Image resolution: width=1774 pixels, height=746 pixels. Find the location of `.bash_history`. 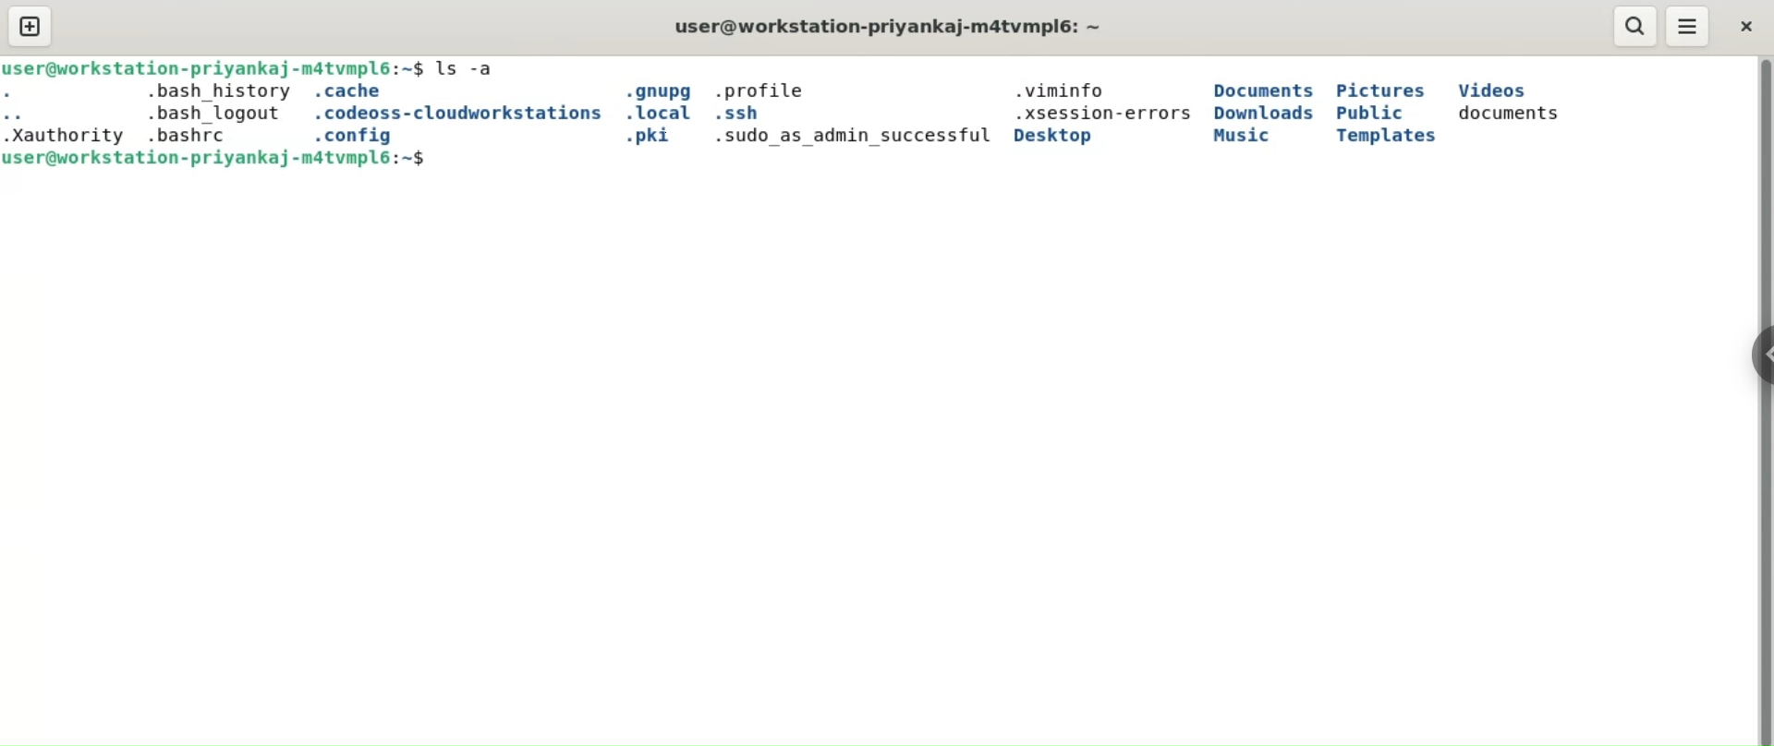

.bash_history is located at coordinates (219, 91).